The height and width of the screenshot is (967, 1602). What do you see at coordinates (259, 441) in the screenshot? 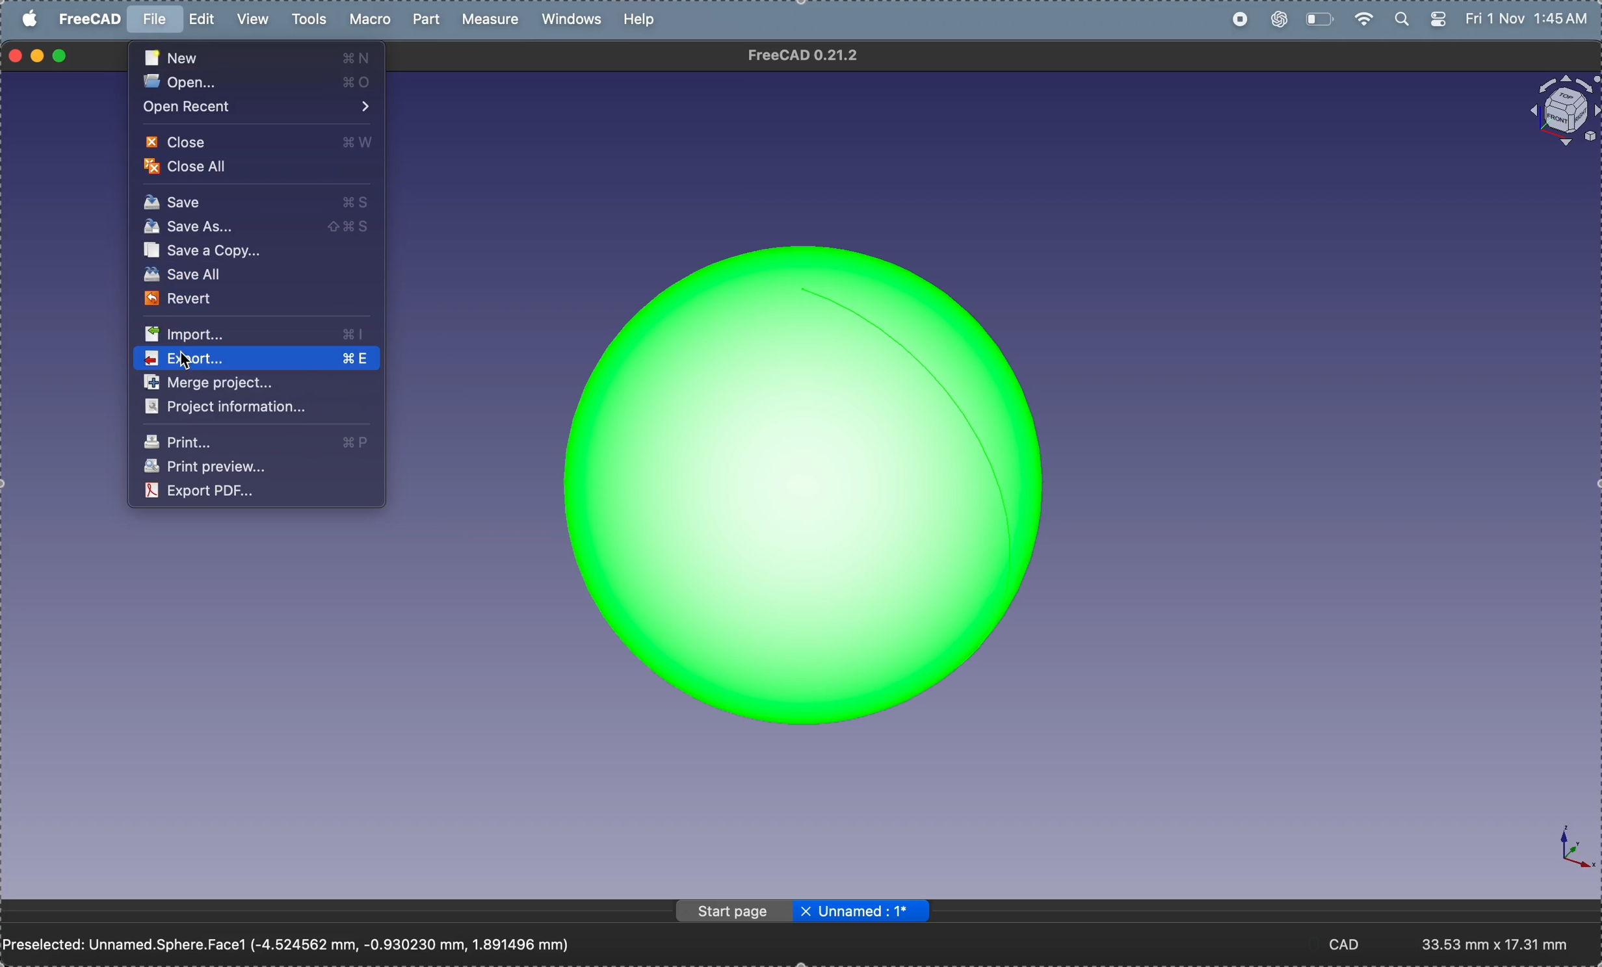
I see `print` at bounding box center [259, 441].